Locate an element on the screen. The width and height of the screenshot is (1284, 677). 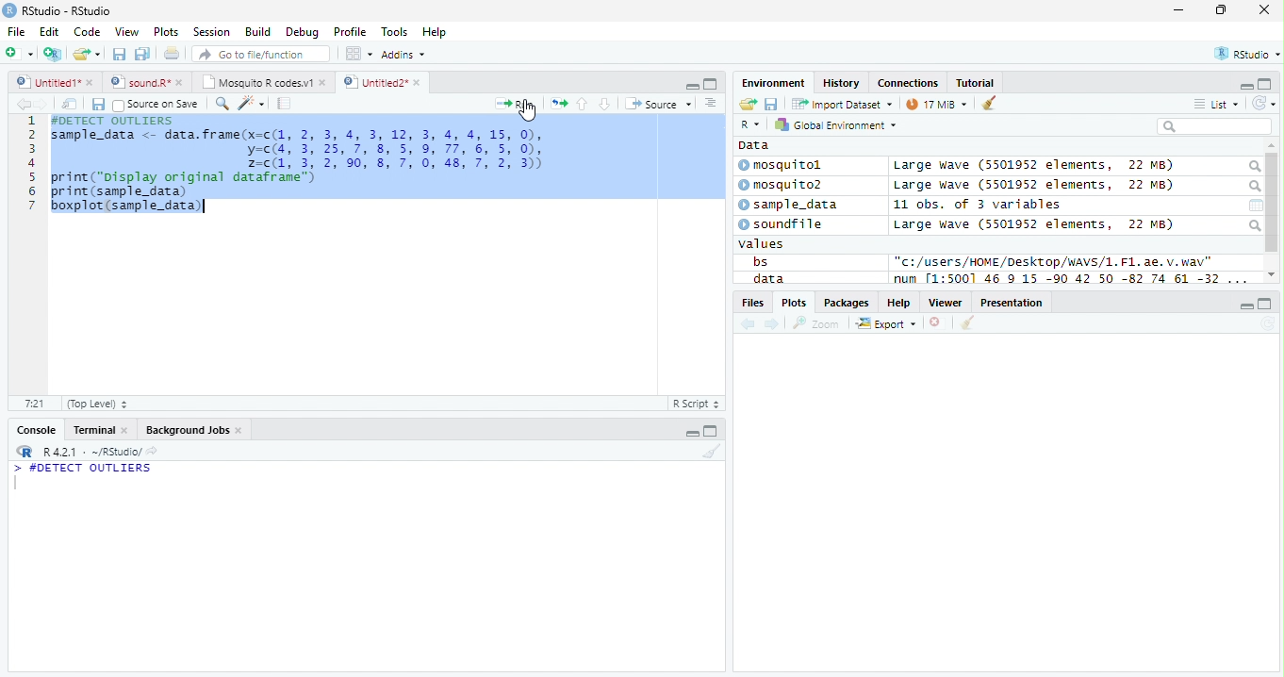
Go backward is located at coordinates (749, 325).